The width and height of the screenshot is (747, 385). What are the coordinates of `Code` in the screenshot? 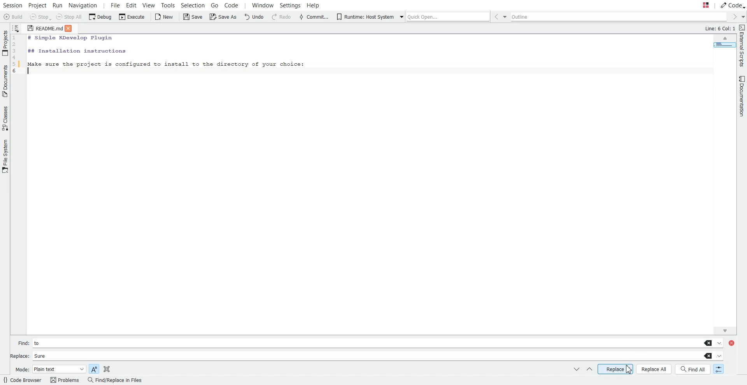 It's located at (732, 5).